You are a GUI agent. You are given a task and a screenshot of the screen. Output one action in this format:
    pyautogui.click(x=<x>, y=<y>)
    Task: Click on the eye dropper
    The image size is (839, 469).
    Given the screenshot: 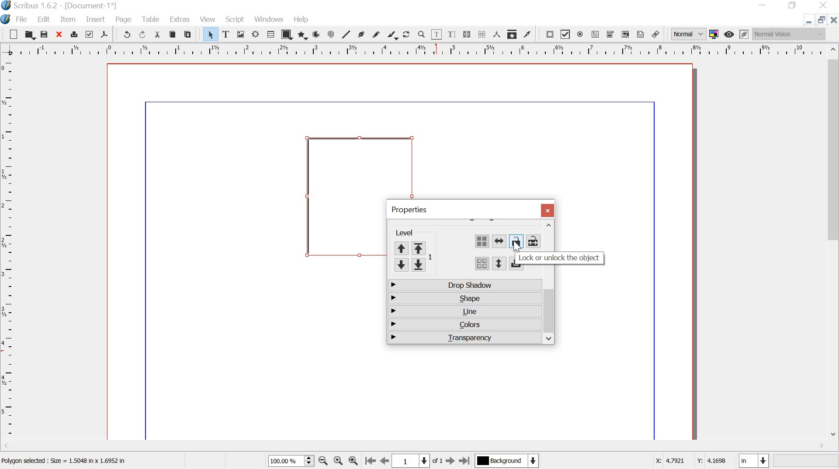 What is the action you would take?
    pyautogui.click(x=528, y=35)
    